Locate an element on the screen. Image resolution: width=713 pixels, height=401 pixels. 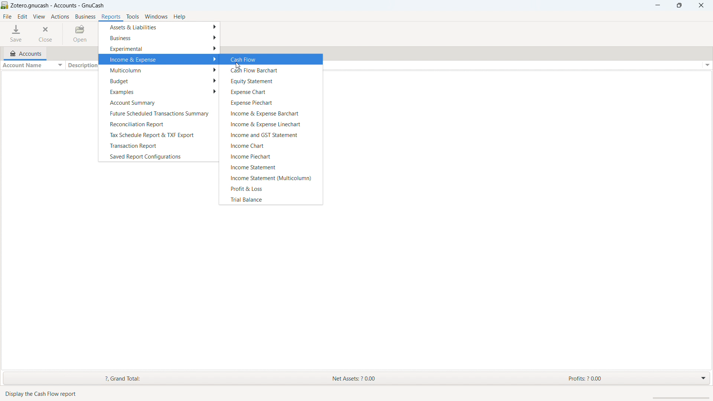
edit is located at coordinates (23, 16).